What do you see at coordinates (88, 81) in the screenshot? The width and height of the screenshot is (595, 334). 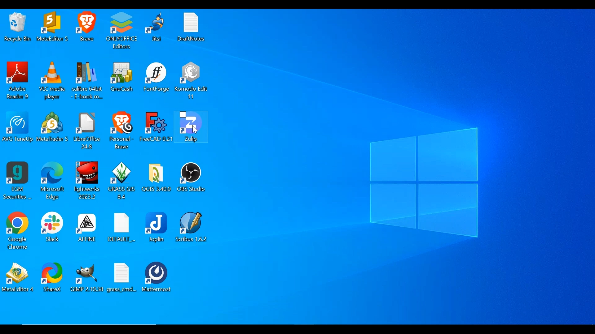 I see `Calibre Desktop Desktop icon` at bounding box center [88, 81].